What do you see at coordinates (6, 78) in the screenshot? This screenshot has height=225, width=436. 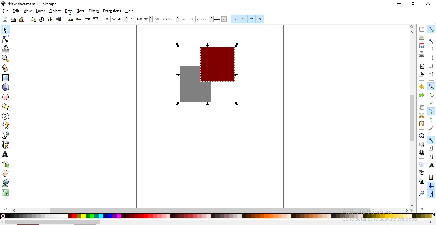 I see `create rectangle and squares` at bounding box center [6, 78].